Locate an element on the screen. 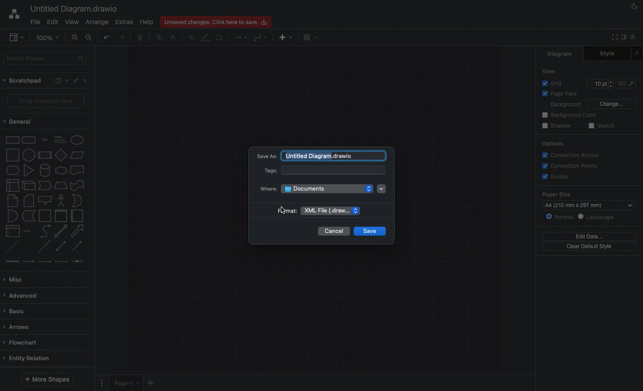 The image size is (643, 391). Background is located at coordinates (565, 105).